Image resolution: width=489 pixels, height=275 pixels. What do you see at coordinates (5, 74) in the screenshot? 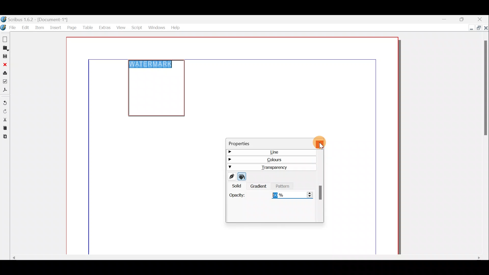
I see `Print` at bounding box center [5, 74].